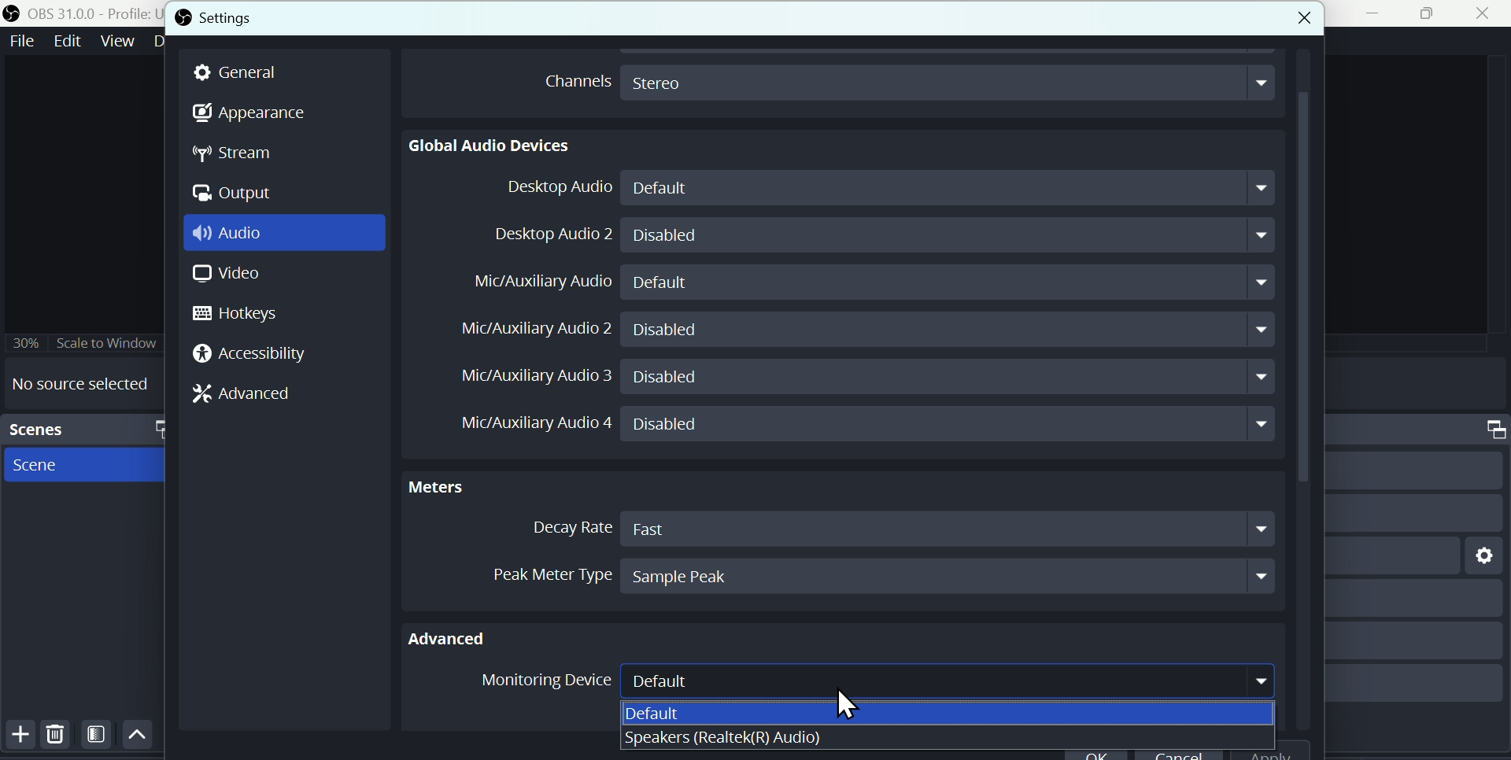 Image resolution: width=1511 pixels, height=760 pixels. Describe the element at coordinates (253, 17) in the screenshot. I see `Settings` at that location.